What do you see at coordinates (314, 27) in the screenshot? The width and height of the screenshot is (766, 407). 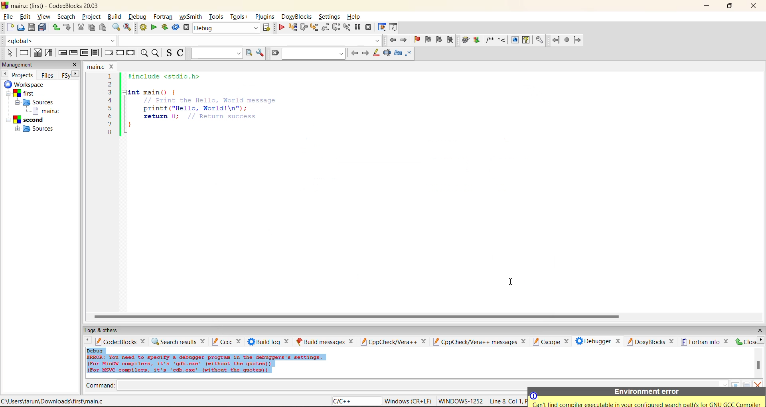 I see `step into` at bounding box center [314, 27].